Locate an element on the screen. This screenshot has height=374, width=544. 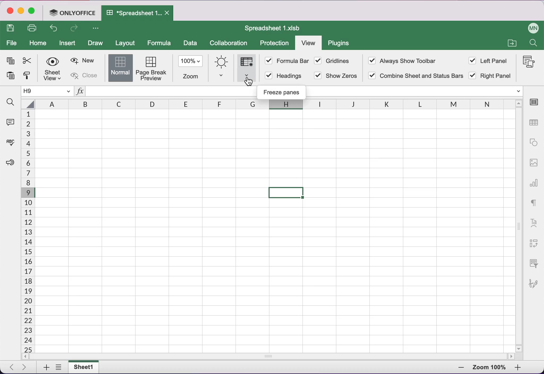
protection is located at coordinates (275, 44).